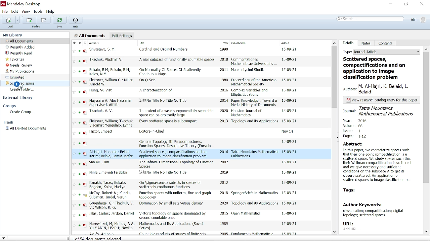 The width and height of the screenshot is (430, 241). Describe the element at coordinates (156, 44) in the screenshot. I see `Title` at that location.